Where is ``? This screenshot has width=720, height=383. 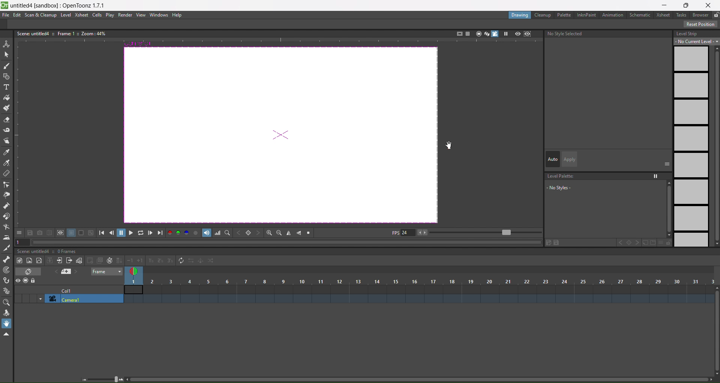
 is located at coordinates (7, 313).